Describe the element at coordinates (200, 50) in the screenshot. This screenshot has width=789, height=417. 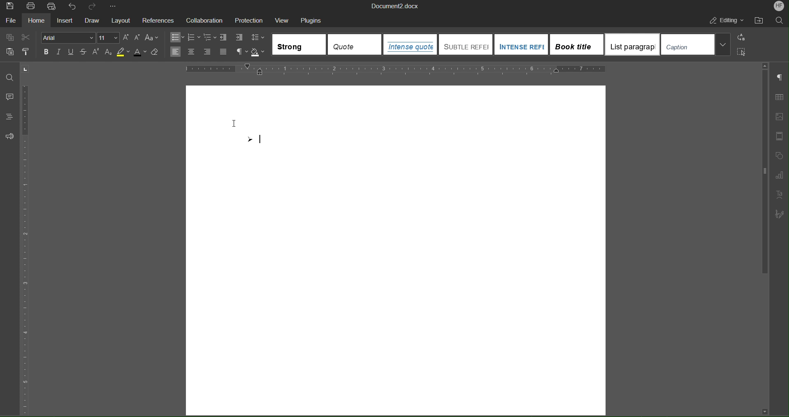
I see `Text Alignment` at that location.